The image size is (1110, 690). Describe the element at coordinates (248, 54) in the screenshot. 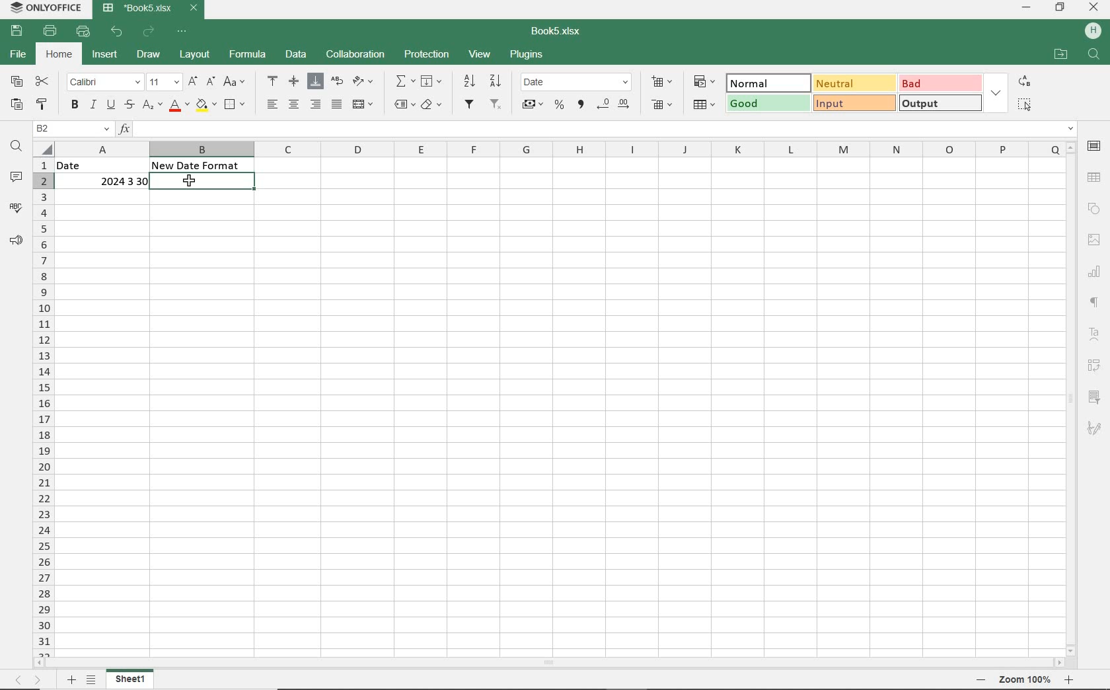

I see `FORMULA` at that location.